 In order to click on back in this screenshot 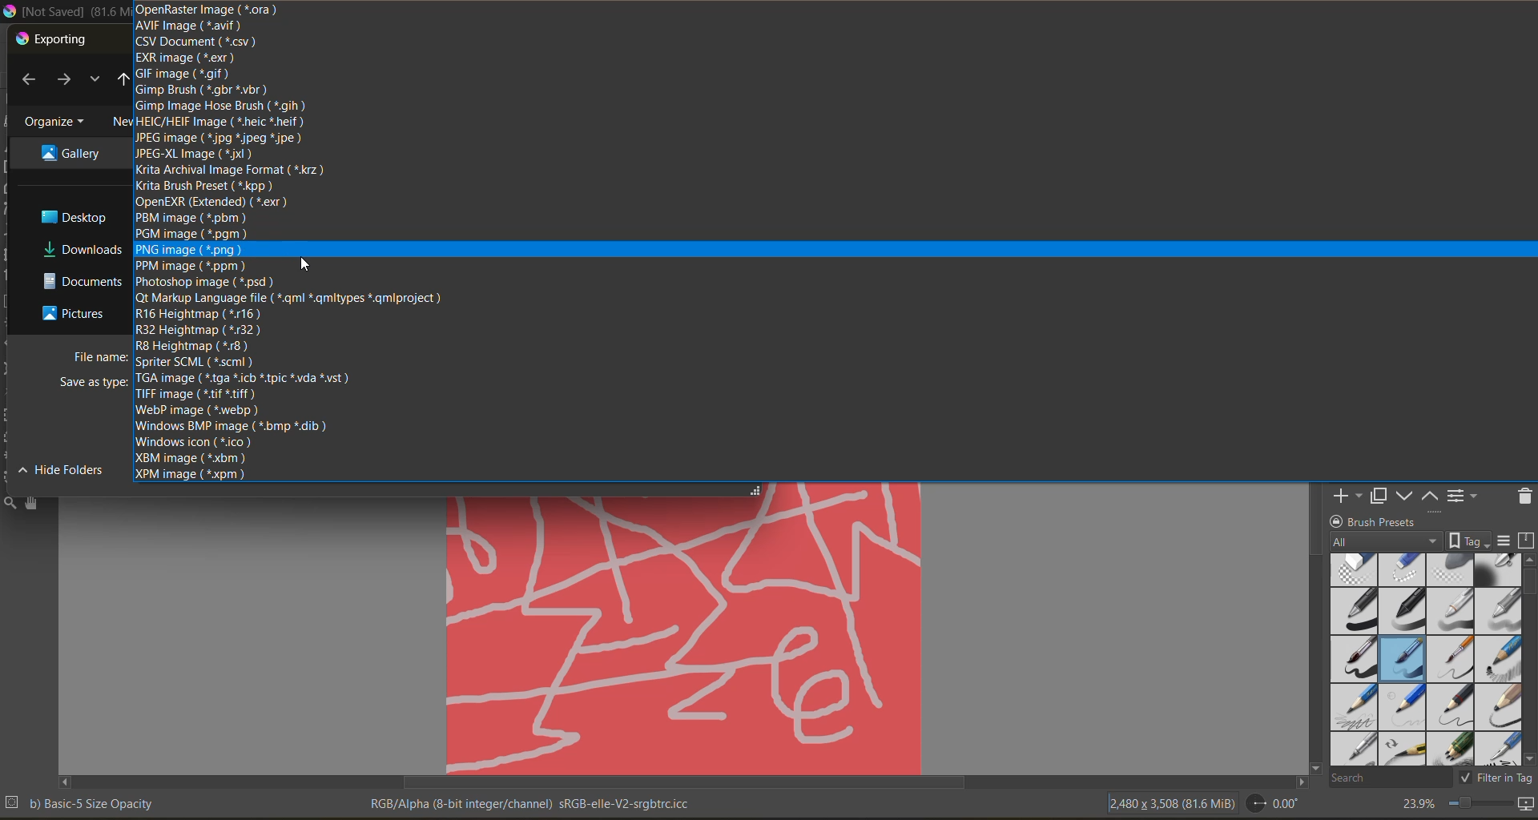, I will do `click(34, 82)`.